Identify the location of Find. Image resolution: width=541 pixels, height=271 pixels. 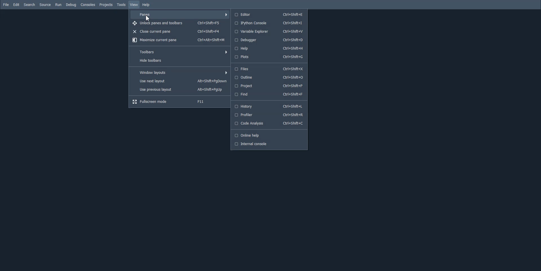
(268, 94).